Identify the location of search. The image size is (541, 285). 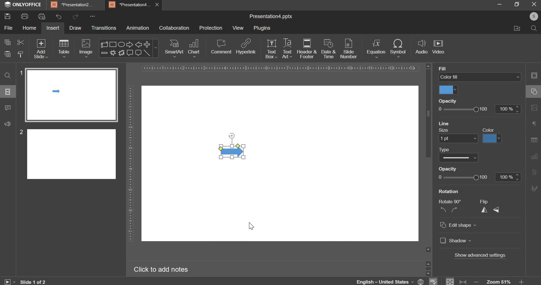
(532, 28).